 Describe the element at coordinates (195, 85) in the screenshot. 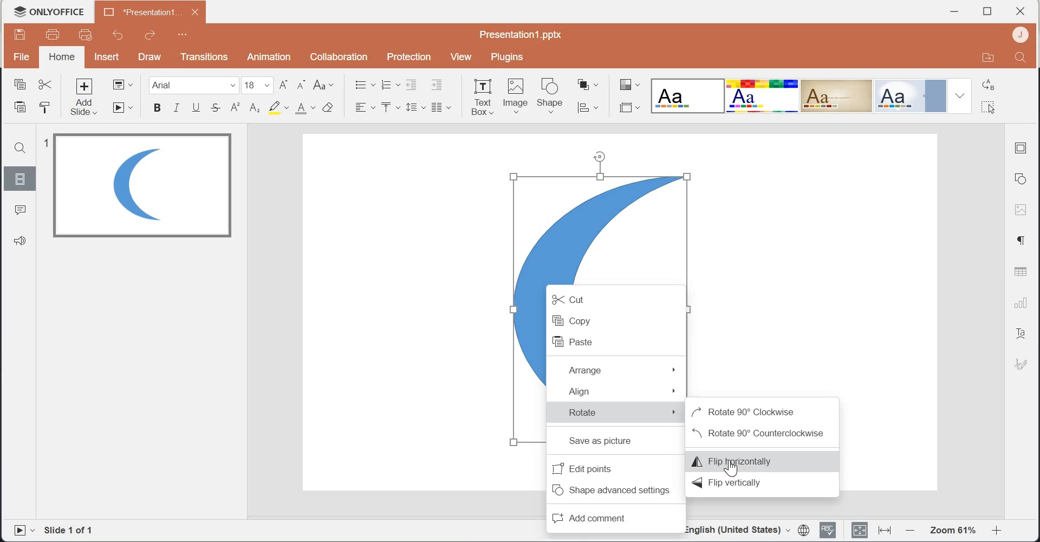

I see `Font Family` at that location.